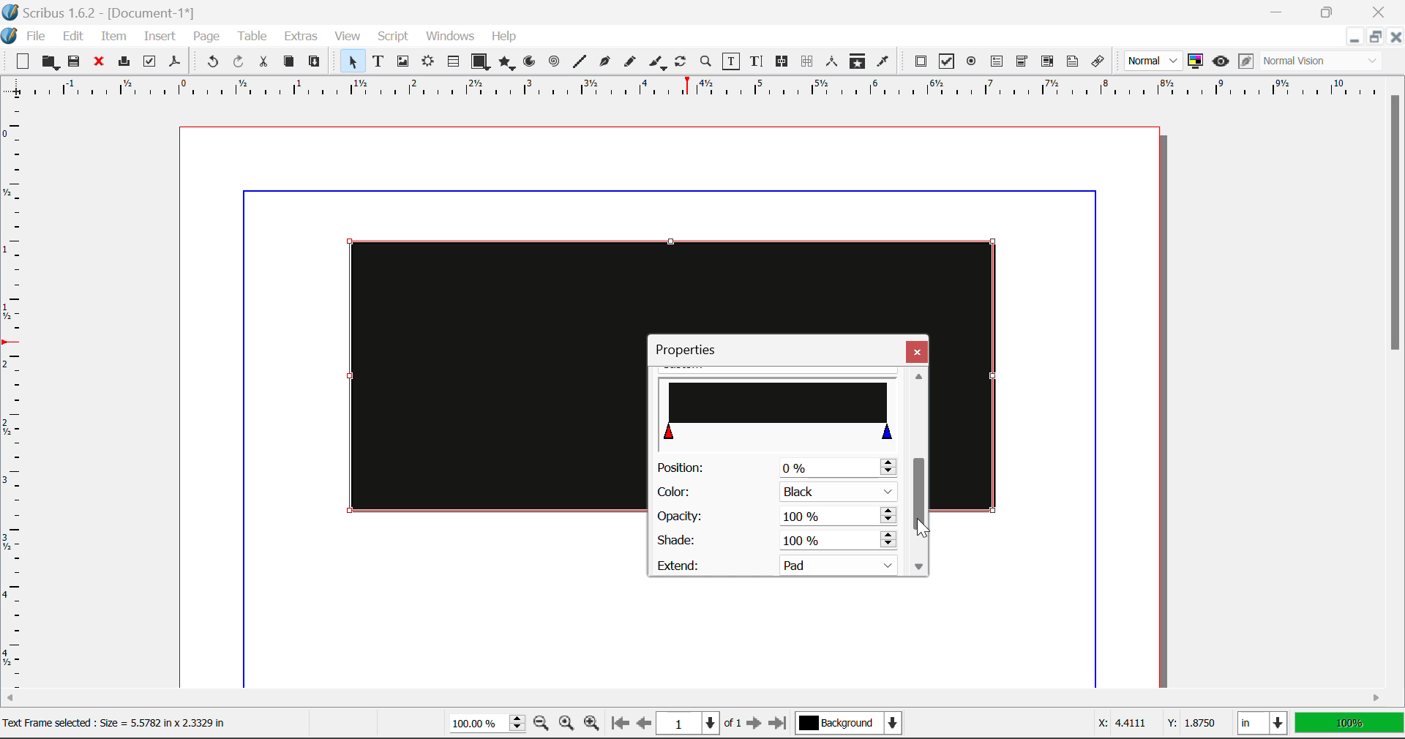  What do you see at coordinates (1278, 10) in the screenshot?
I see `Restore Down` at bounding box center [1278, 10].